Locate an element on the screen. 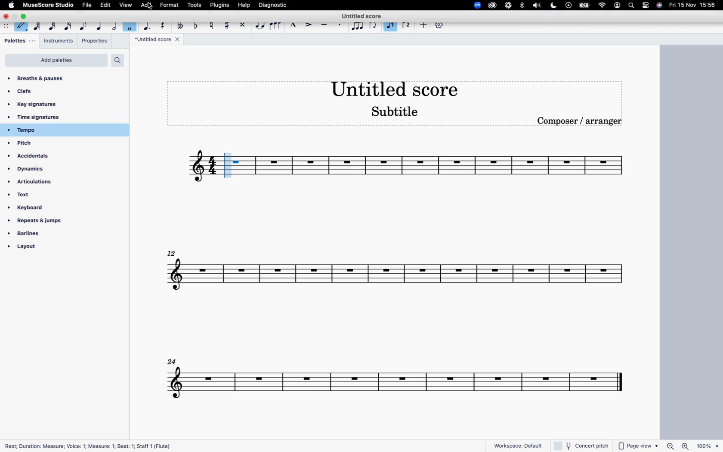  score title is located at coordinates (396, 88).